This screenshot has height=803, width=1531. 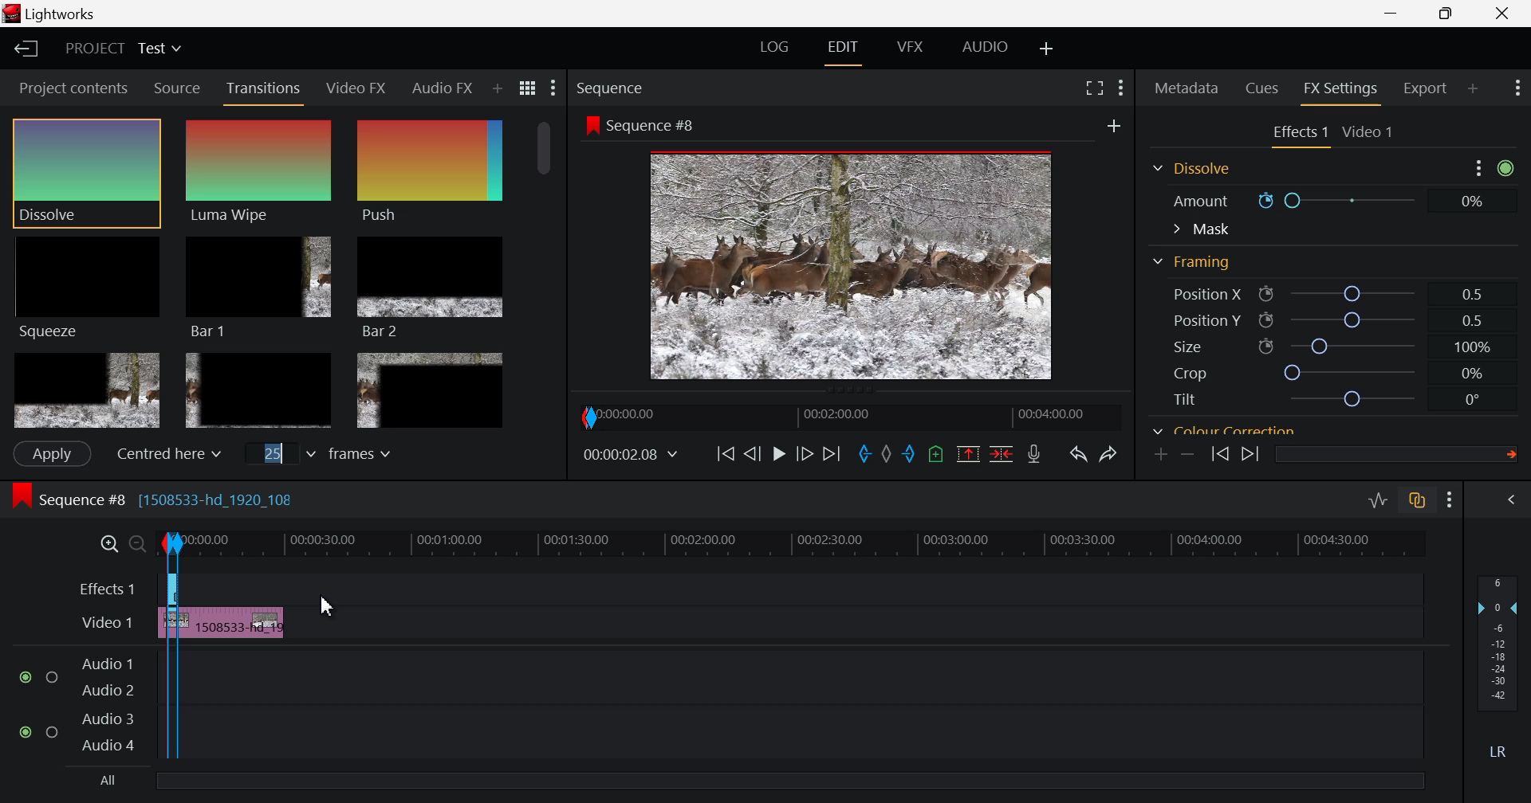 I want to click on Centered here, so click(x=164, y=454).